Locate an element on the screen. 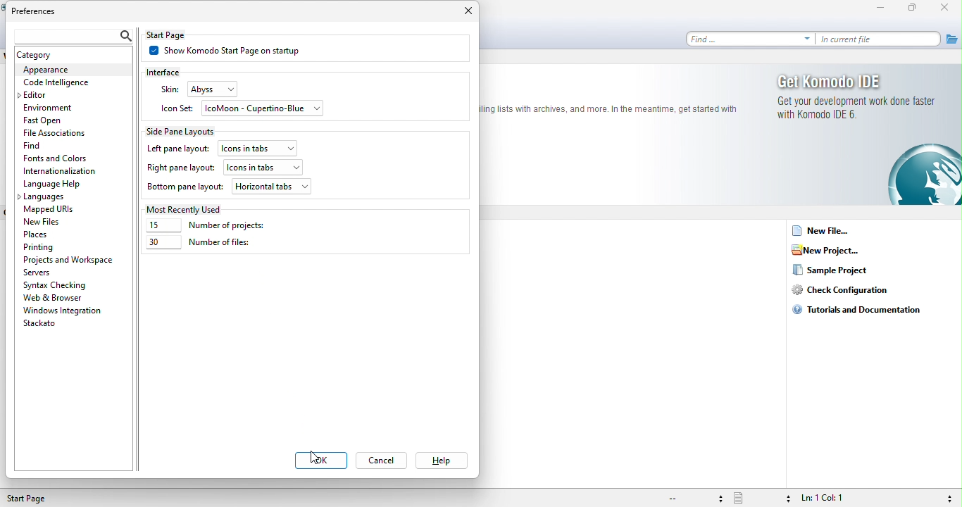 This screenshot has height=507, width=962. language help is located at coordinates (54, 184).